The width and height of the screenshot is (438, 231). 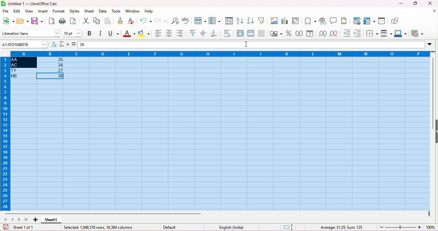 I want to click on clear direct formatting, so click(x=131, y=20).